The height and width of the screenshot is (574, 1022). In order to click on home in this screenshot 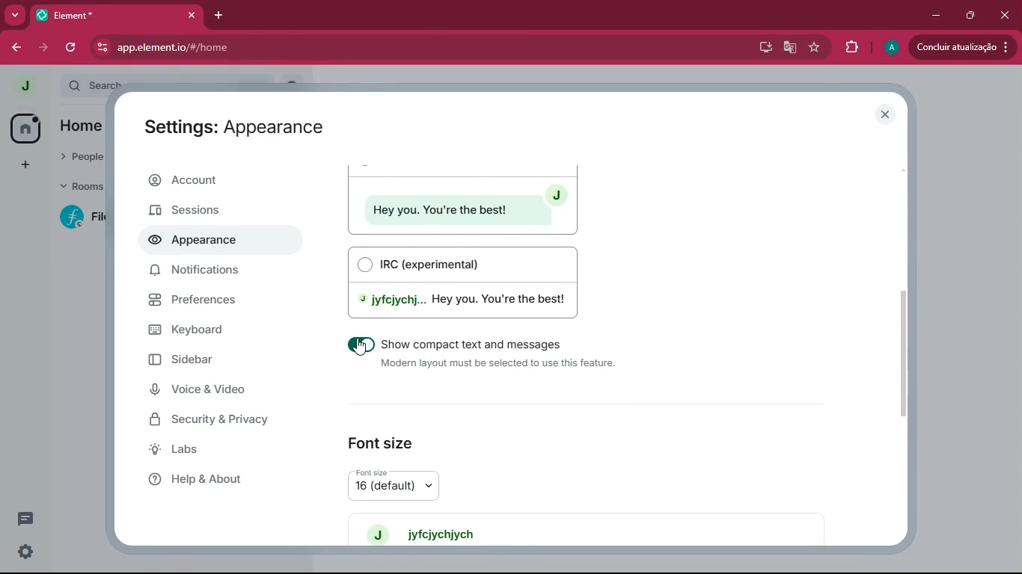, I will do `click(25, 128)`.